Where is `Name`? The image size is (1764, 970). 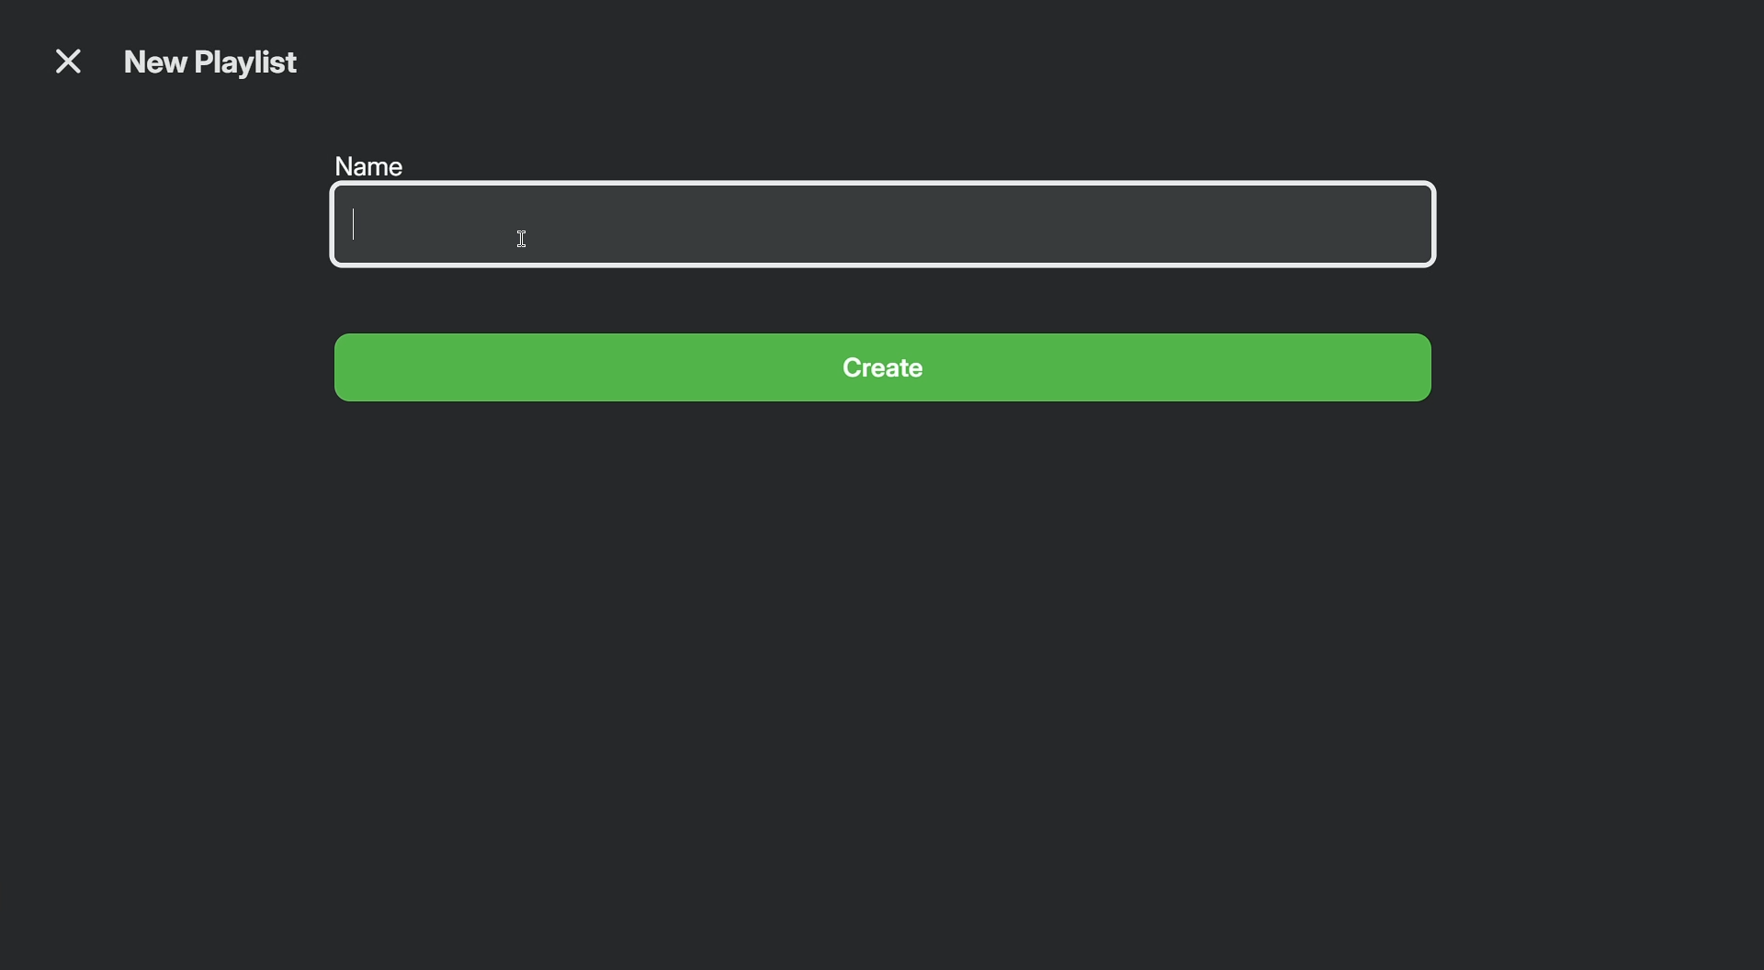 Name is located at coordinates (888, 213).